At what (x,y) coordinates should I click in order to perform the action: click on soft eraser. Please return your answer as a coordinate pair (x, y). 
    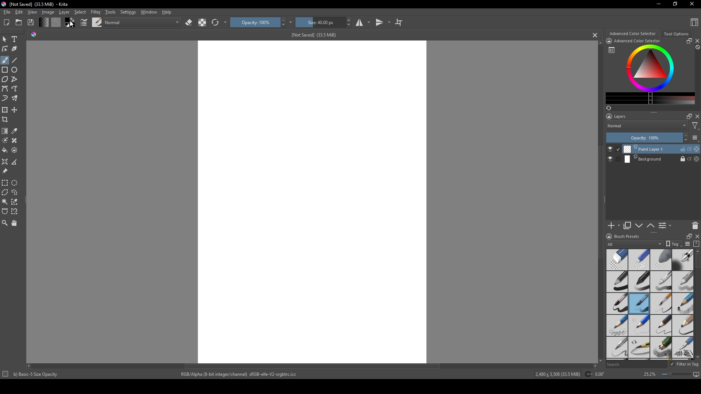
    Looking at the image, I should click on (661, 259).